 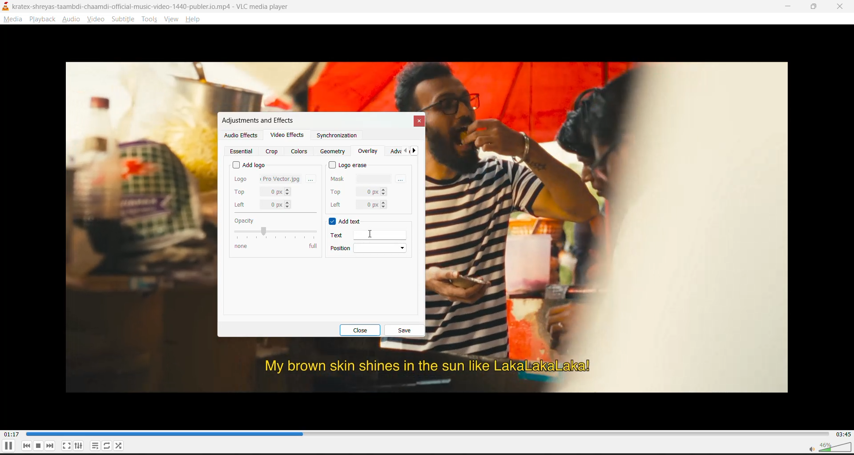 What do you see at coordinates (789, 6) in the screenshot?
I see `minimize` at bounding box center [789, 6].